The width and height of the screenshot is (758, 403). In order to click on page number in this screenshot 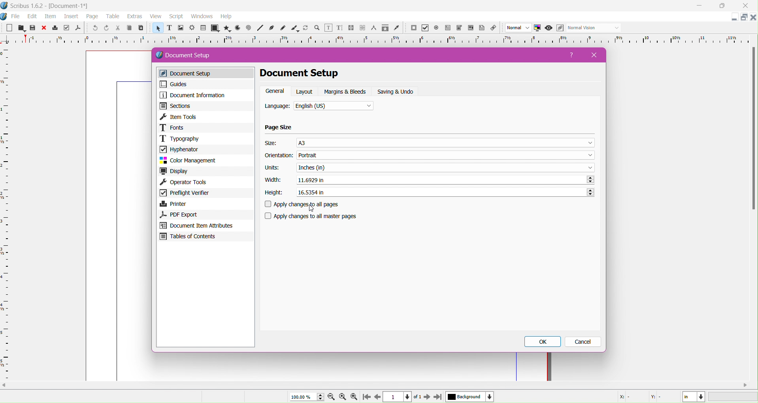, I will do `click(399, 397)`.